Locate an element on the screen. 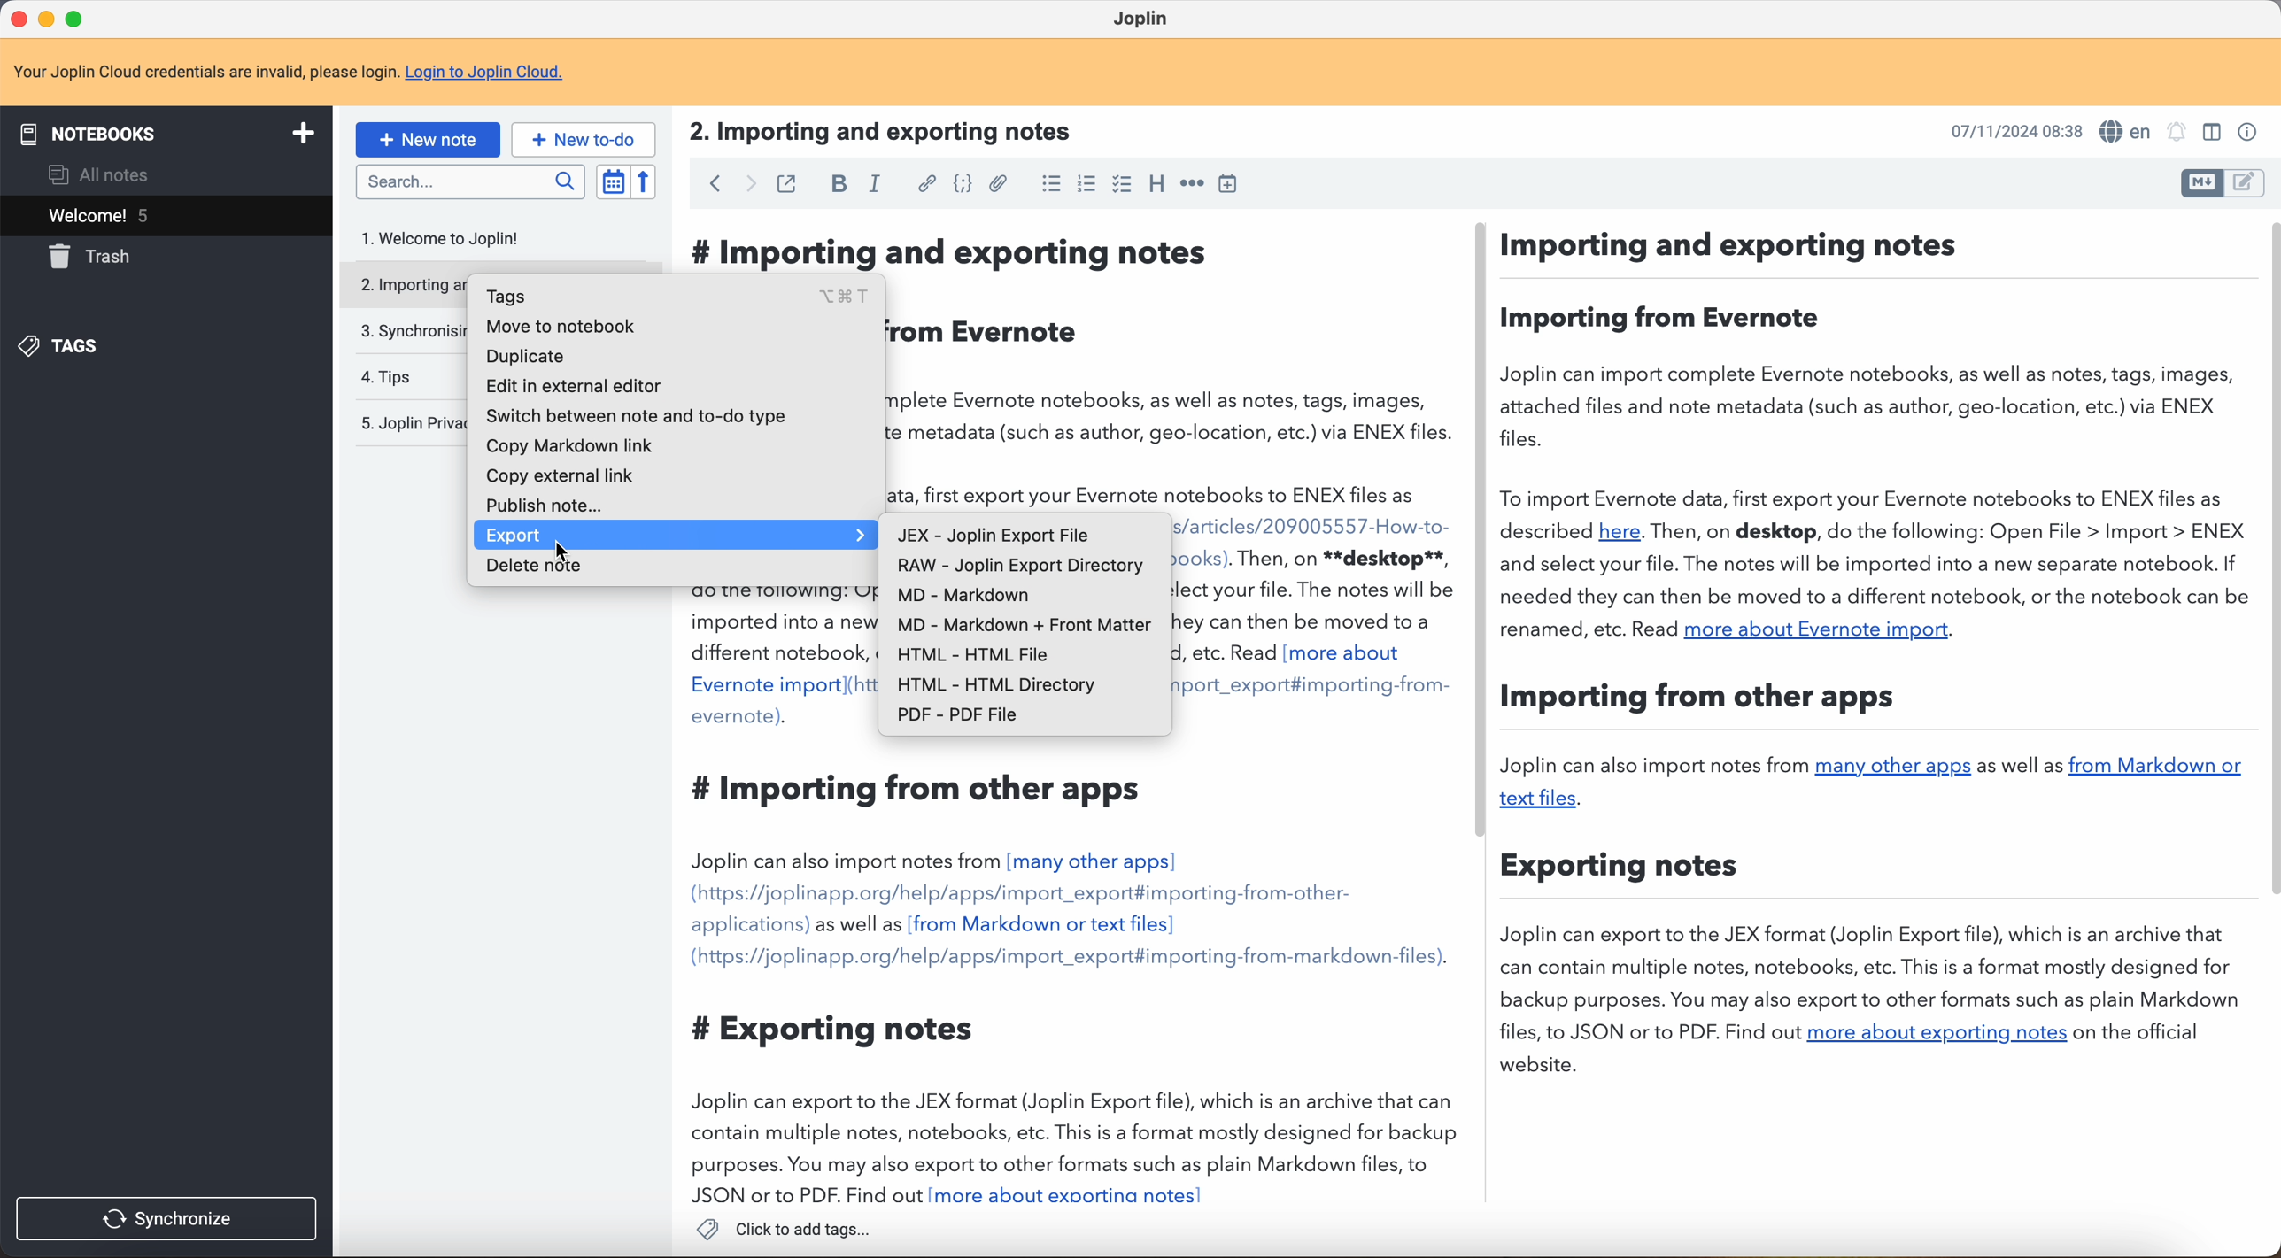 The image size is (2281, 1258). title: 2. Importing and exporting notes is located at coordinates (895, 132).